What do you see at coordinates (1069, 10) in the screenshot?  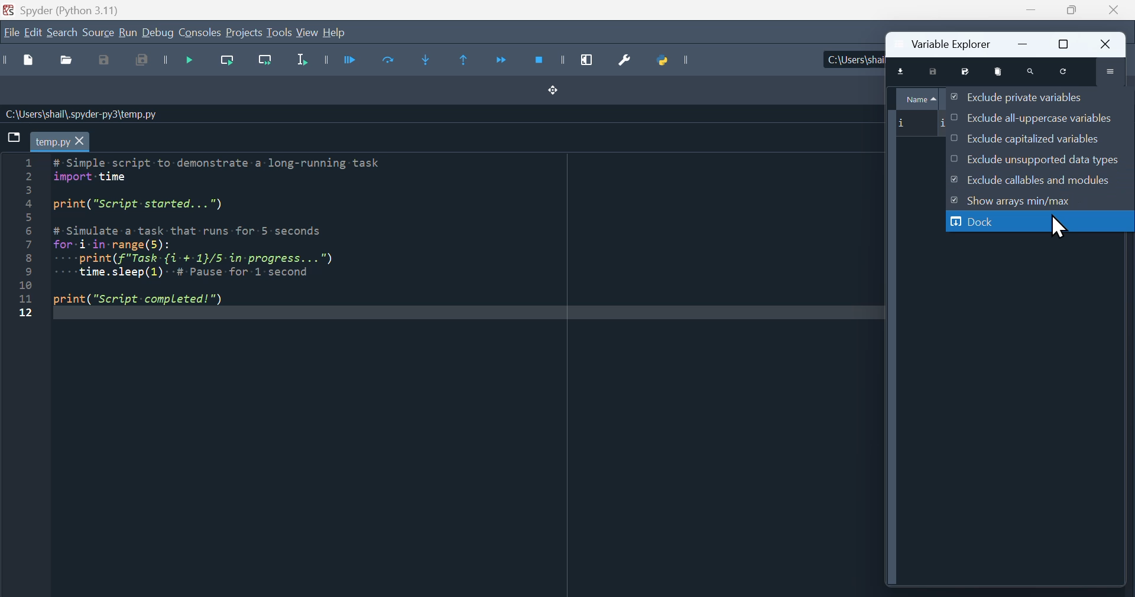 I see `Maximise` at bounding box center [1069, 10].